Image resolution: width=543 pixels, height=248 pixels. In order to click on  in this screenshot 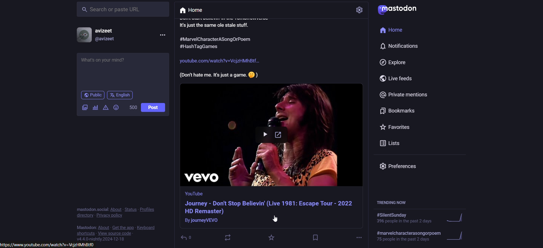, I will do `click(47, 245)`.